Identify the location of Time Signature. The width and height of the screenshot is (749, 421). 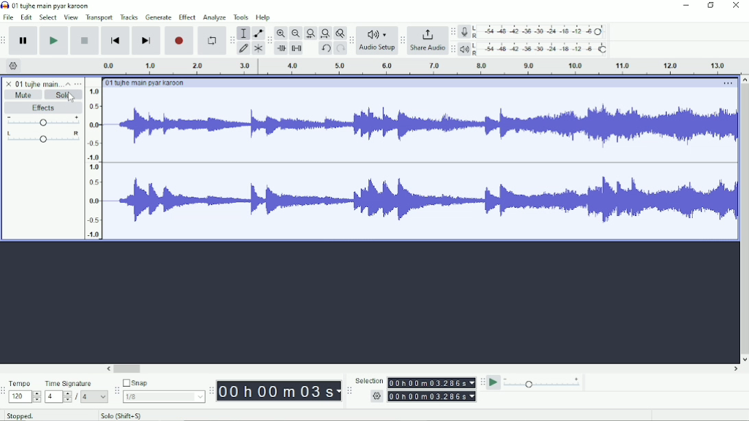
(76, 383).